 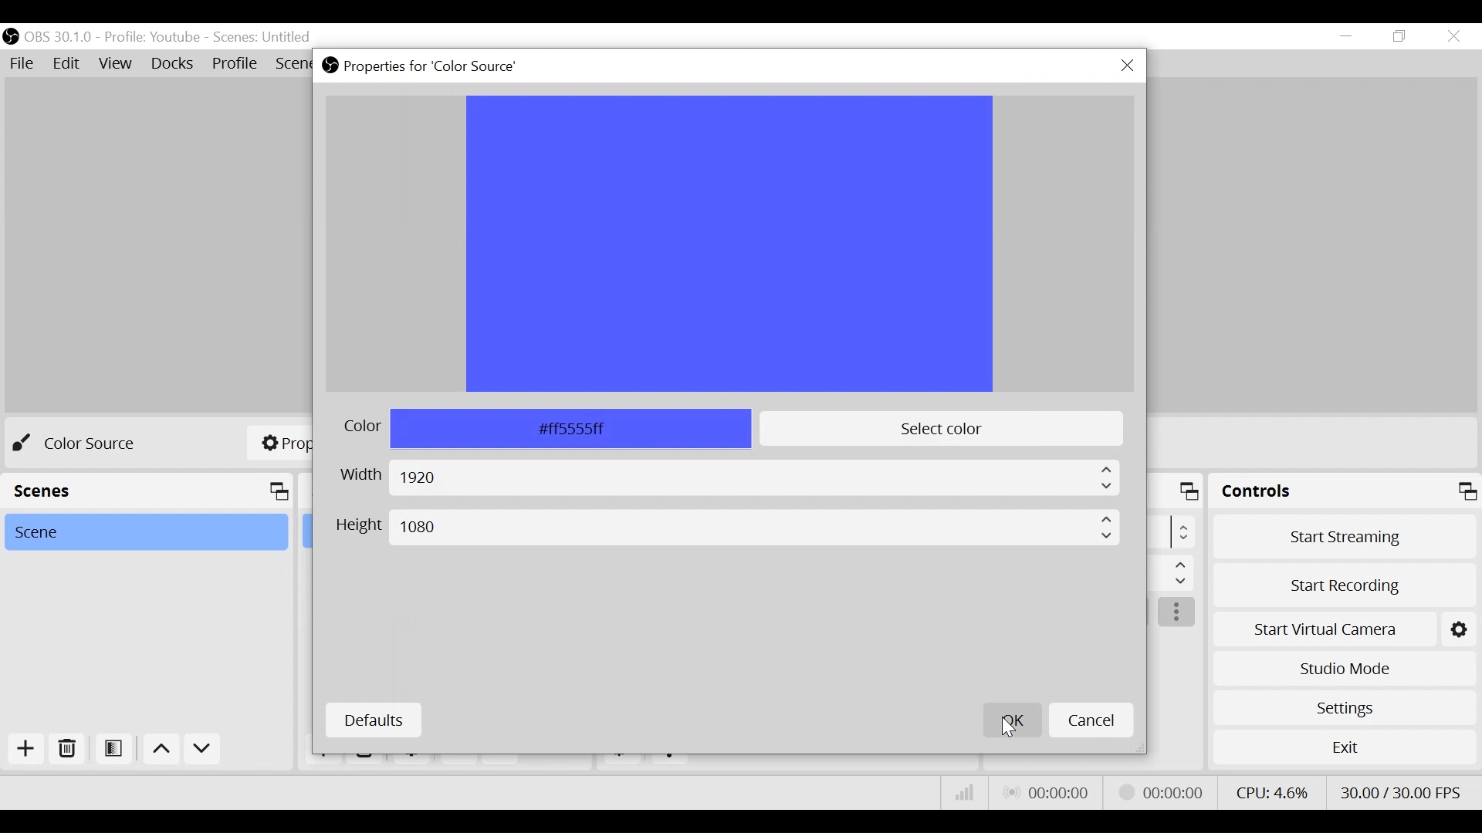 What do you see at coordinates (1345, 587) in the screenshot?
I see `Start Recording` at bounding box center [1345, 587].